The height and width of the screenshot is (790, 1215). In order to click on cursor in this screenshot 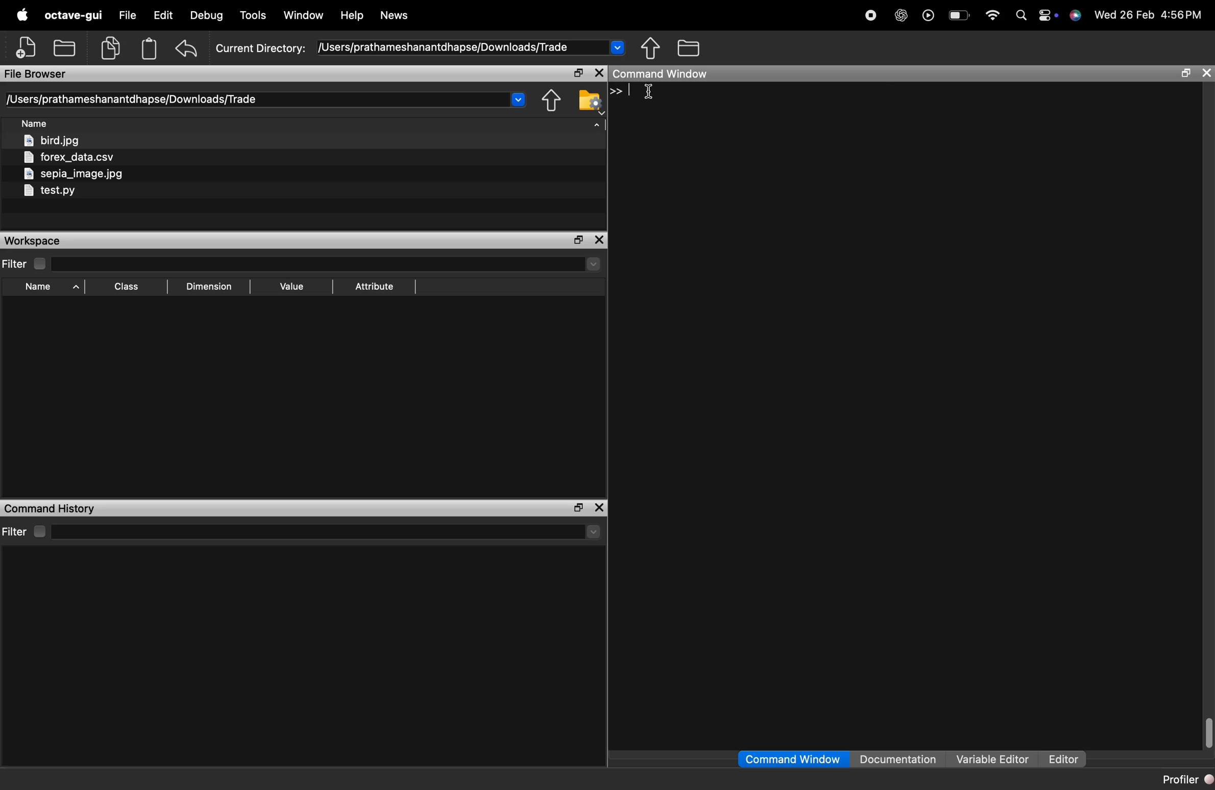, I will do `click(649, 91)`.